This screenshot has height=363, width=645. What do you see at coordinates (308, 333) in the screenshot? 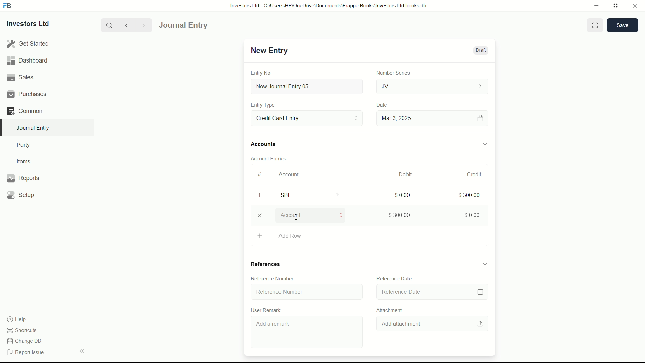
I see `Add a remark` at bounding box center [308, 333].